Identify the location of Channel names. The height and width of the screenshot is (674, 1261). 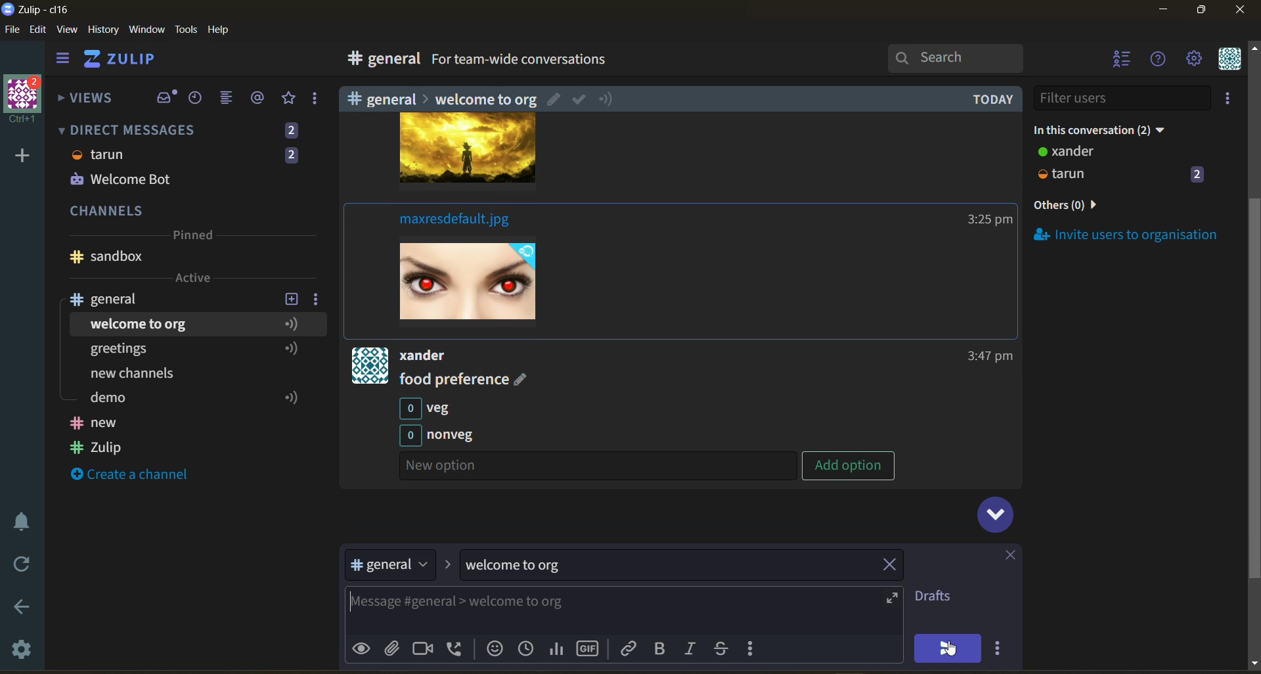
(99, 437).